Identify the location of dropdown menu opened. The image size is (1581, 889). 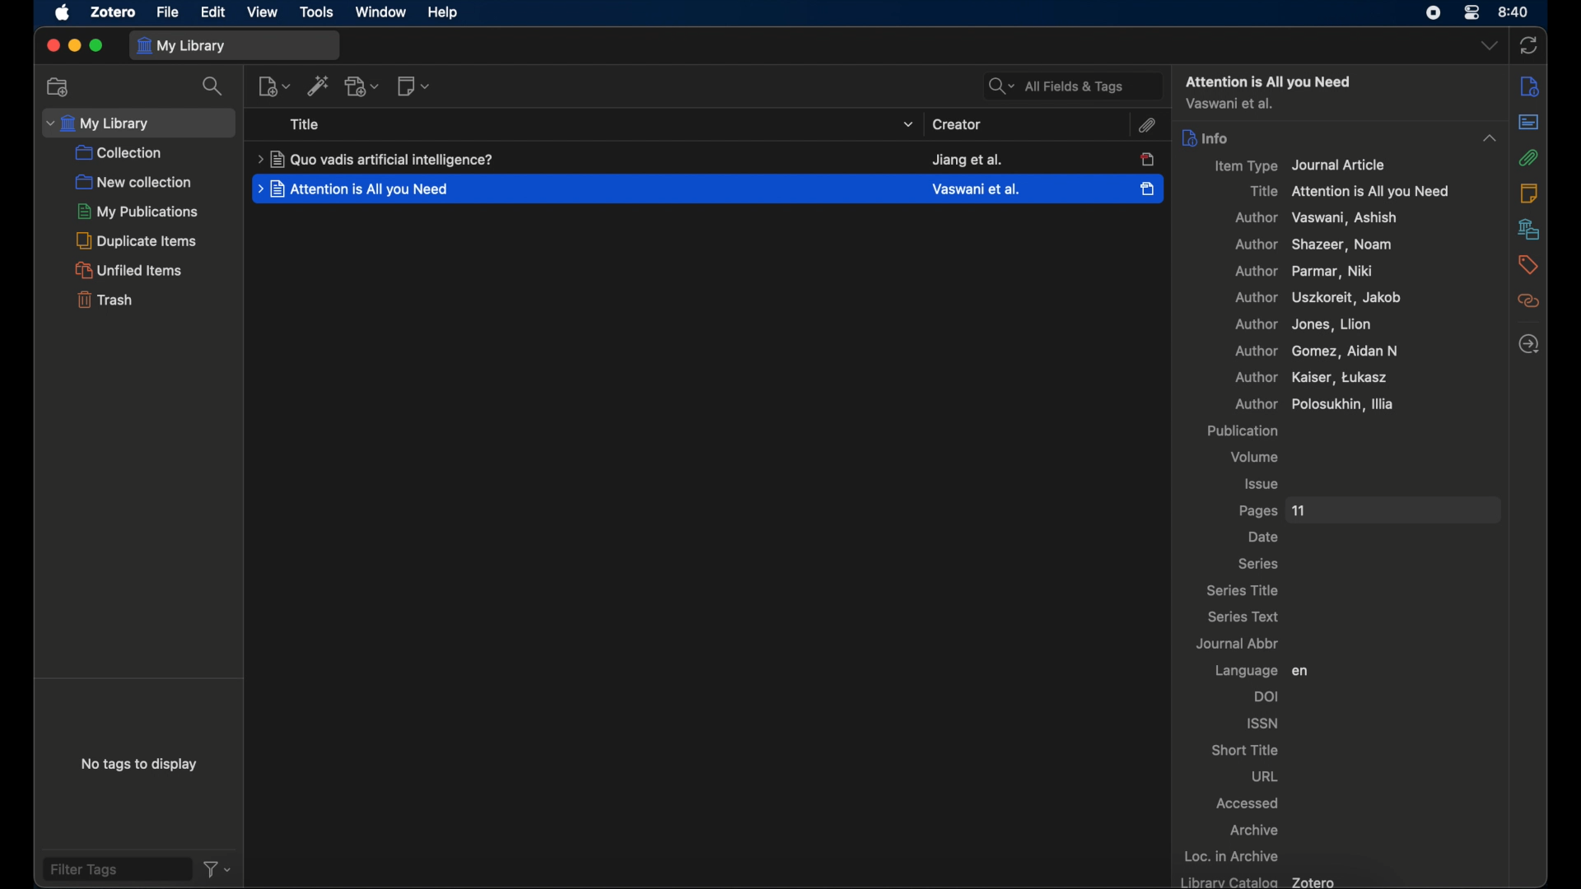
(1489, 137).